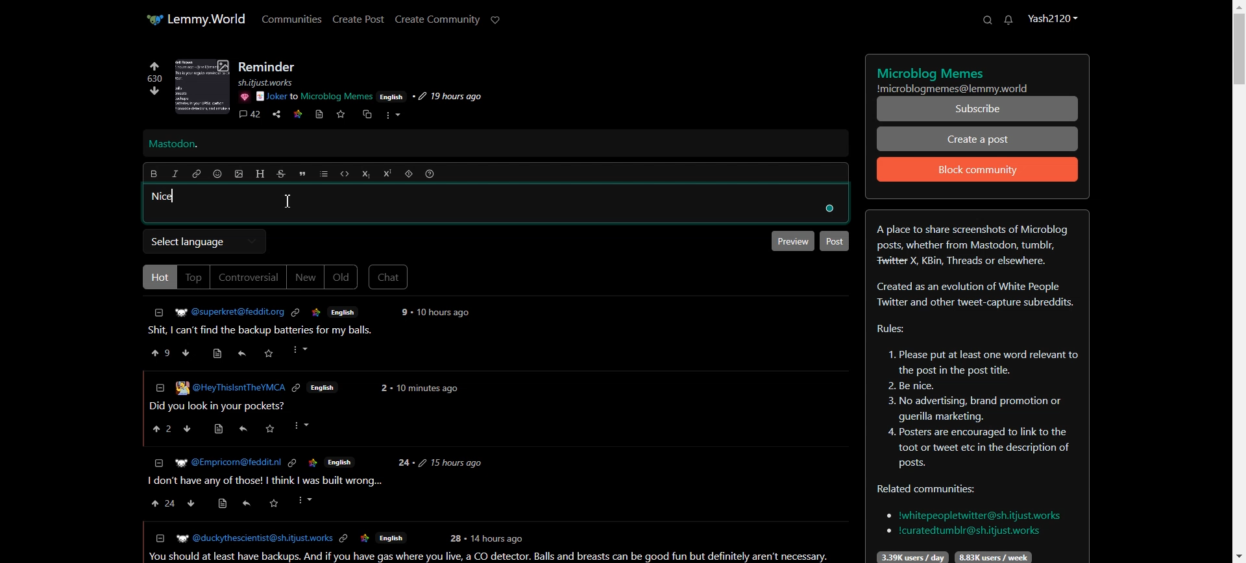 This screenshot has height=563, width=1246. Describe the element at coordinates (186, 352) in the screenshot. I see `Down Vote` at that location.